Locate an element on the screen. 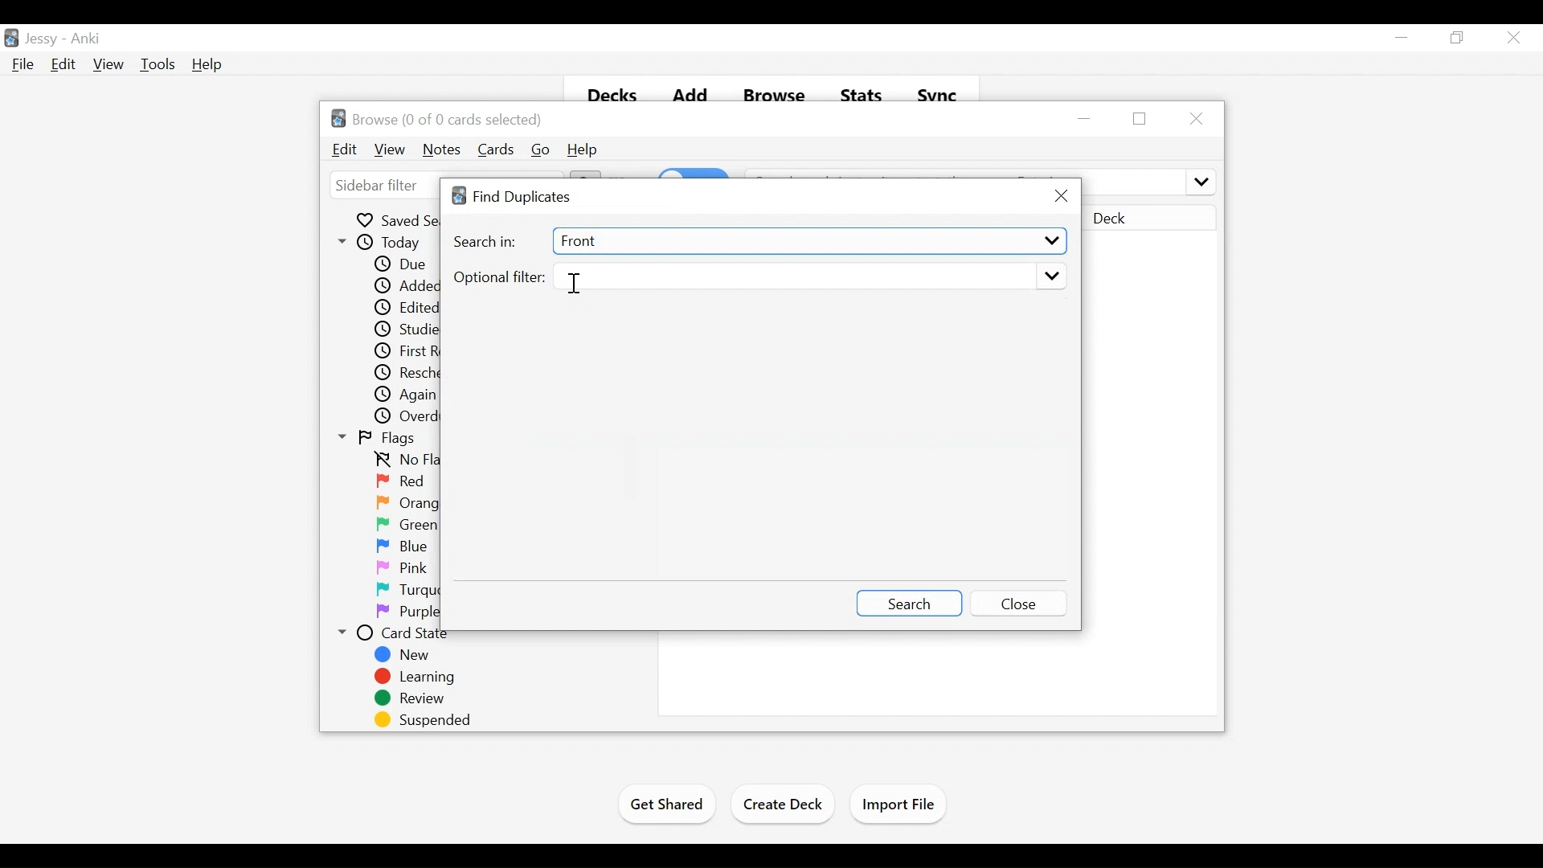 This screenshot has height=868, width=1543. Close is located at coordinates (1512, 37).